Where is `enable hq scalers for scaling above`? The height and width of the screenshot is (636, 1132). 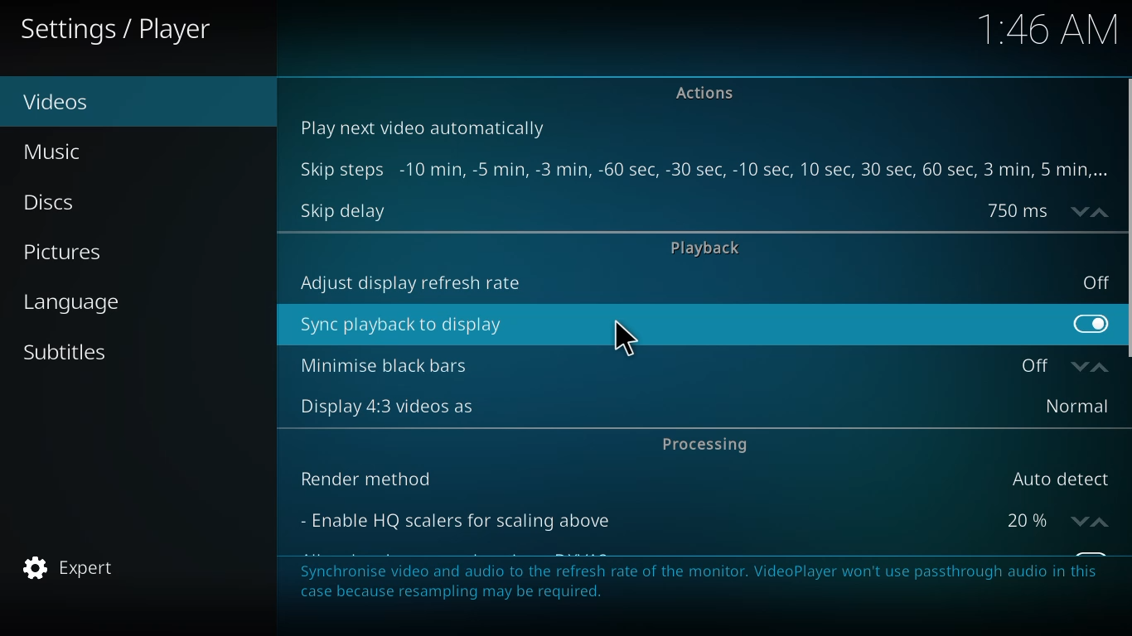
enable hq scalers for scaling above is located at coordinates (454, 519).